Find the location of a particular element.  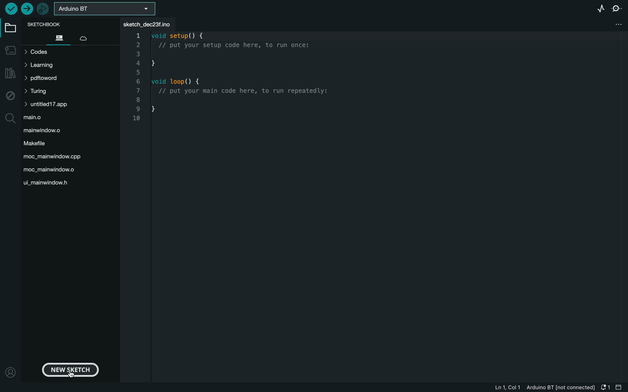

library manager is located at coordinates (10, 74).